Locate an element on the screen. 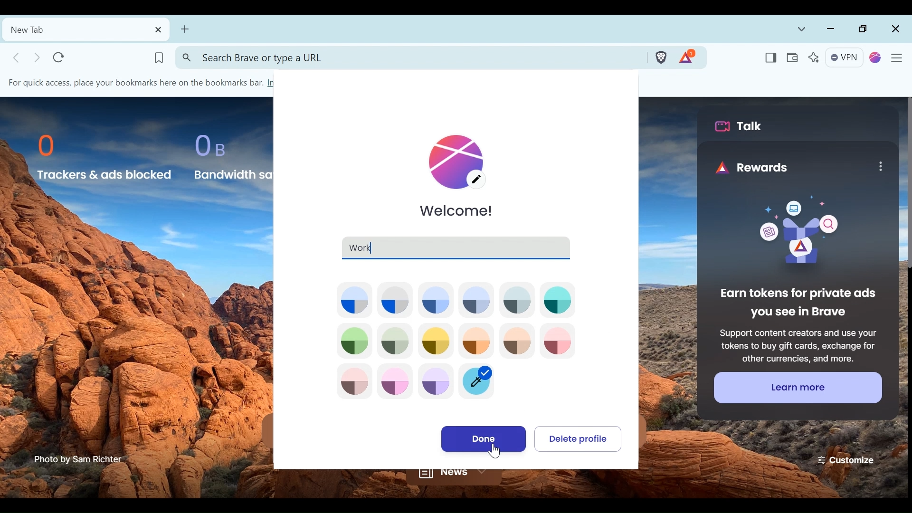 This screenshot has width=912, height=513. rewards is located at coordinates (753, 168).